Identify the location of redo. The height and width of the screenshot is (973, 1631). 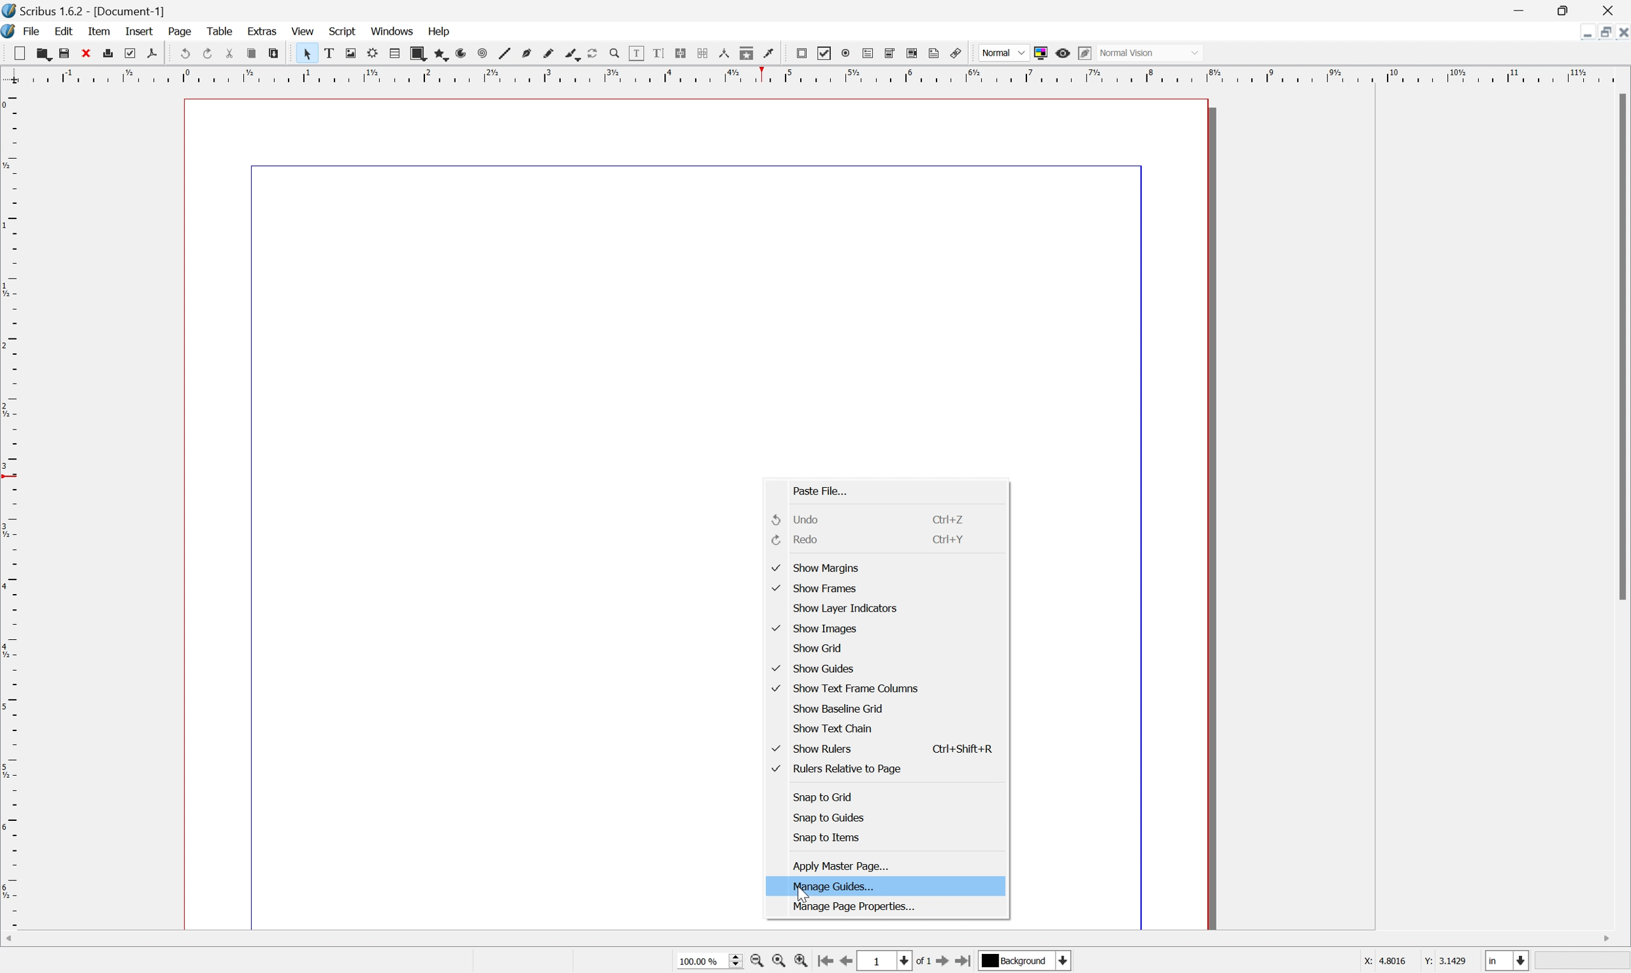
(798, 538).